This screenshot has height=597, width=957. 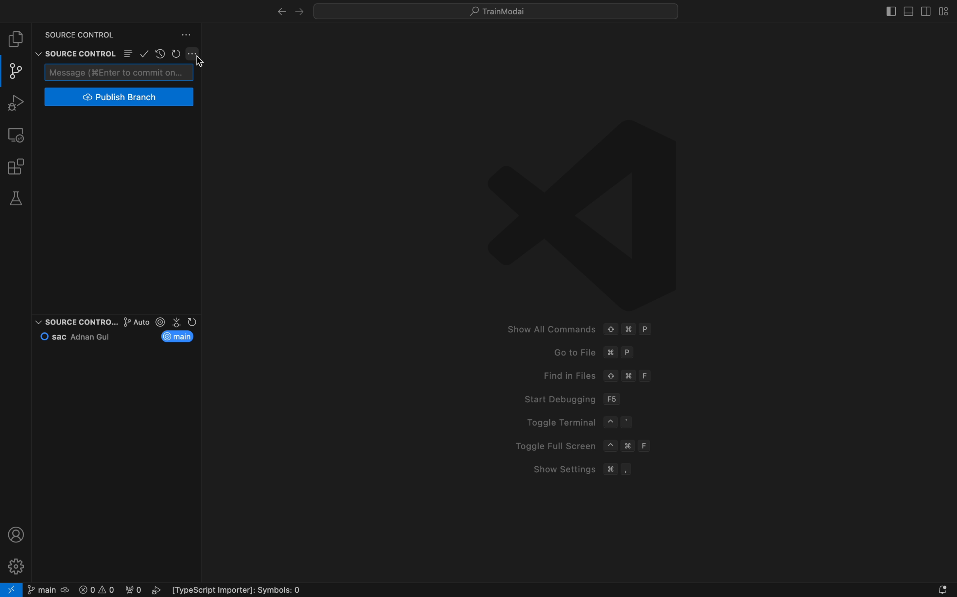 What do you see at coordinates (299, 11) in the screenshot?
I see `left arrow` at bounding box center [299, 11].